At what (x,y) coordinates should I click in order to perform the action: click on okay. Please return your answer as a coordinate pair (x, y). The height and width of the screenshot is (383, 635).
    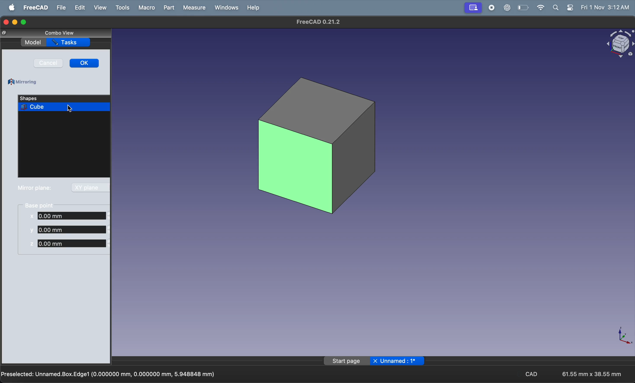
    Looking at the image, I should click on (85, 63).